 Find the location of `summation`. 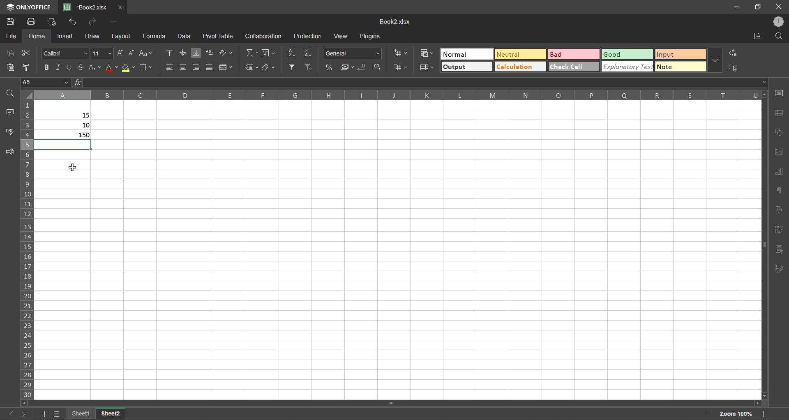

summation is located at coordinates (253, 53).